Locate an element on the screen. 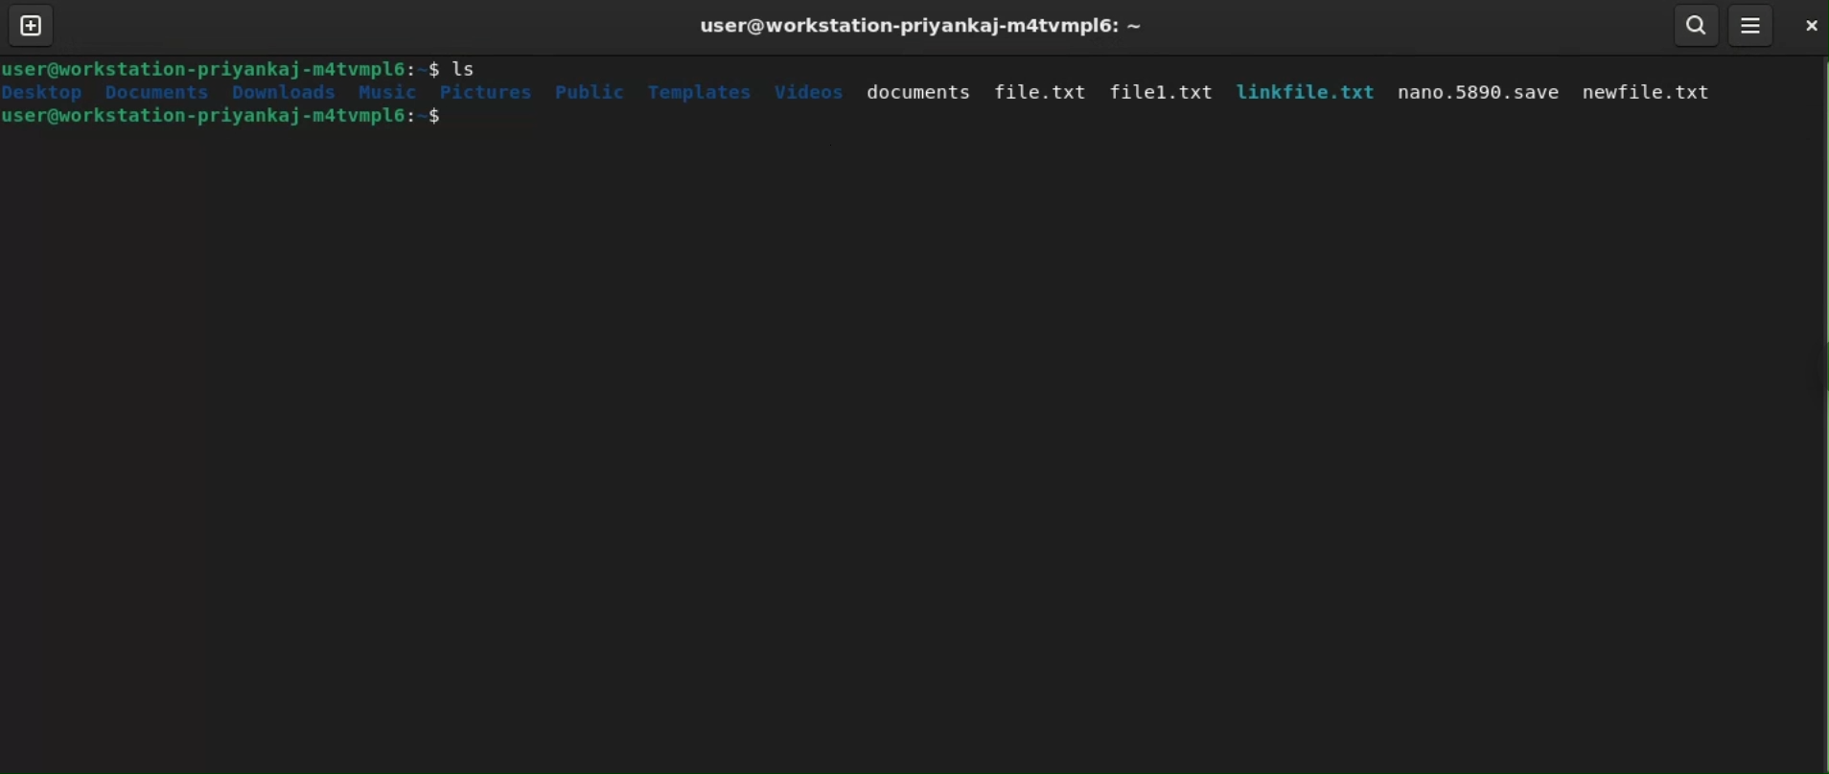  search is located at coordinates (1697, 24).